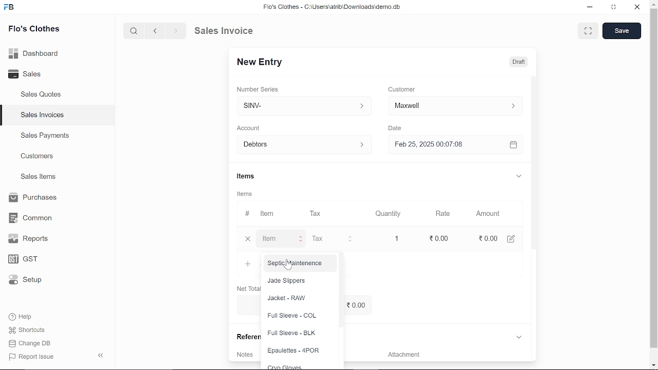  I want to click on  Sales Invoice, so click(229, 31).